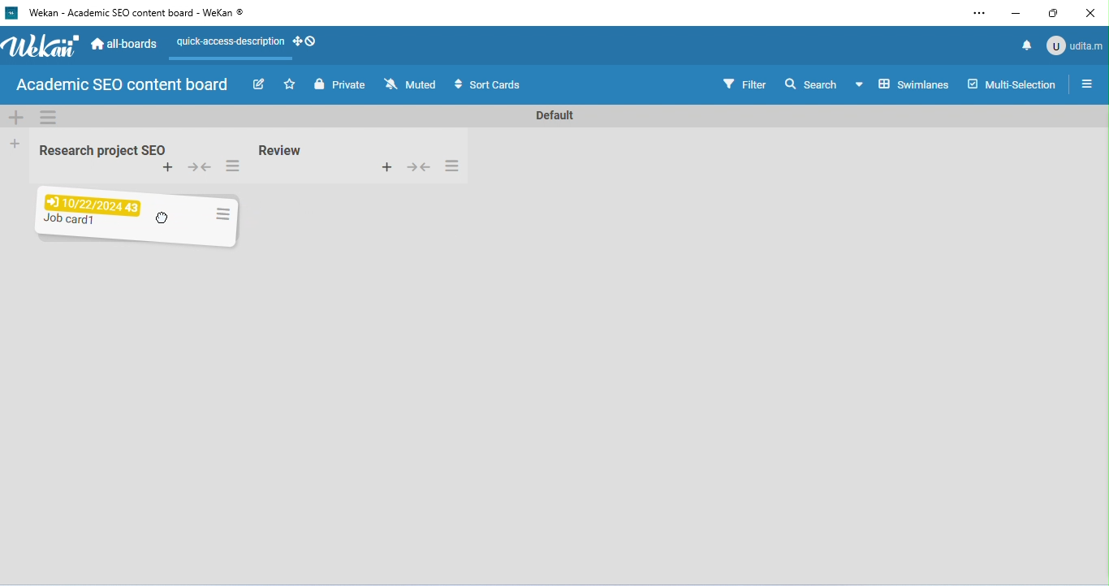  I want to click on add card to top of list, so click(168, 168).